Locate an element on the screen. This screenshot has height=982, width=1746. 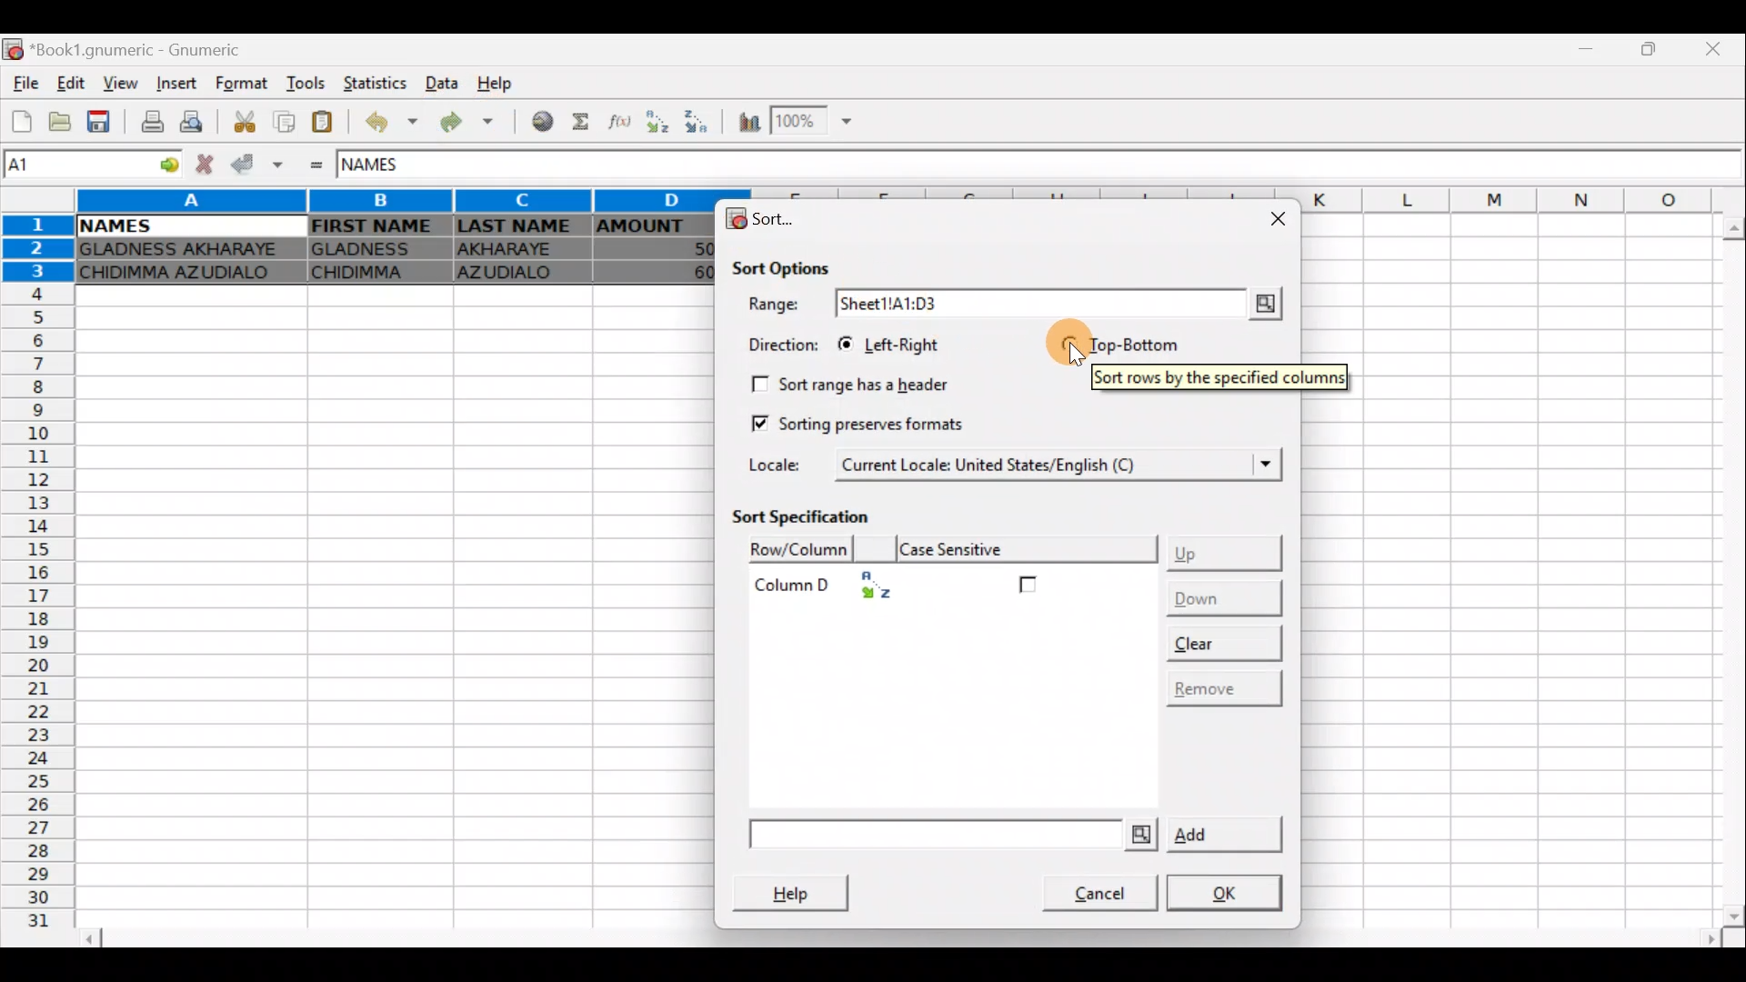
Cell name A1 is located at coordinates (72, 166).